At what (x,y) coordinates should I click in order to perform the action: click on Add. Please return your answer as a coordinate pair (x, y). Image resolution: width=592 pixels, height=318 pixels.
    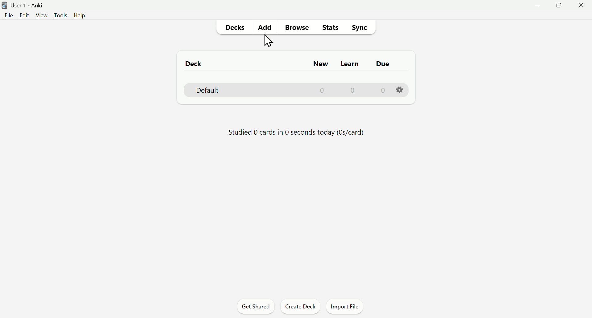
    Looking at the image, I should click on (265, 27).